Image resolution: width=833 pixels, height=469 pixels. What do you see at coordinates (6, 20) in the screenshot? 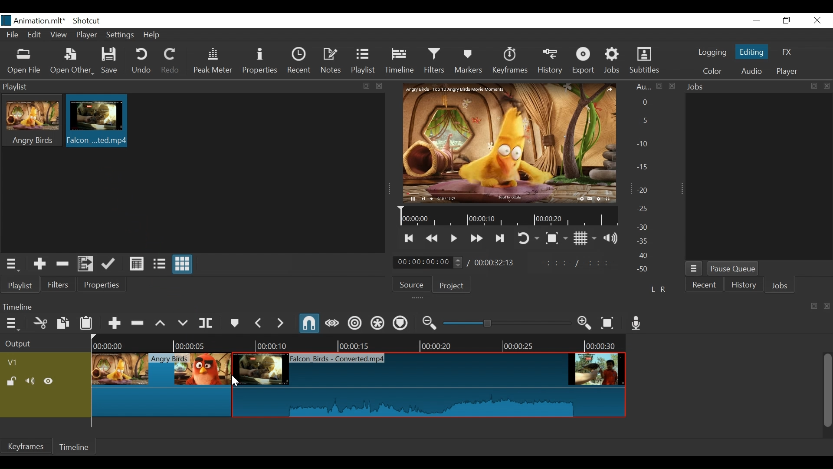
I see `Shotcut Desktop icon` at bounding box center [6, 20].